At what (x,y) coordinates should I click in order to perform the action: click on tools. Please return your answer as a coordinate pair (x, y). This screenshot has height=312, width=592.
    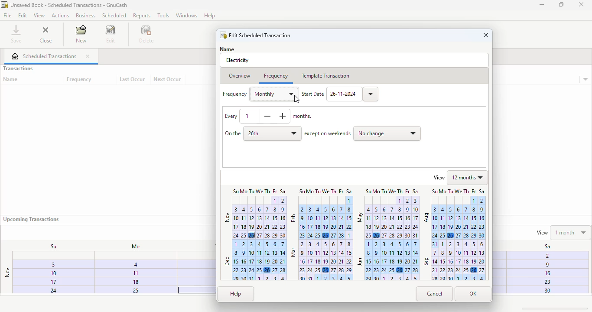
    Looking at the image, I should click on (163, 15).